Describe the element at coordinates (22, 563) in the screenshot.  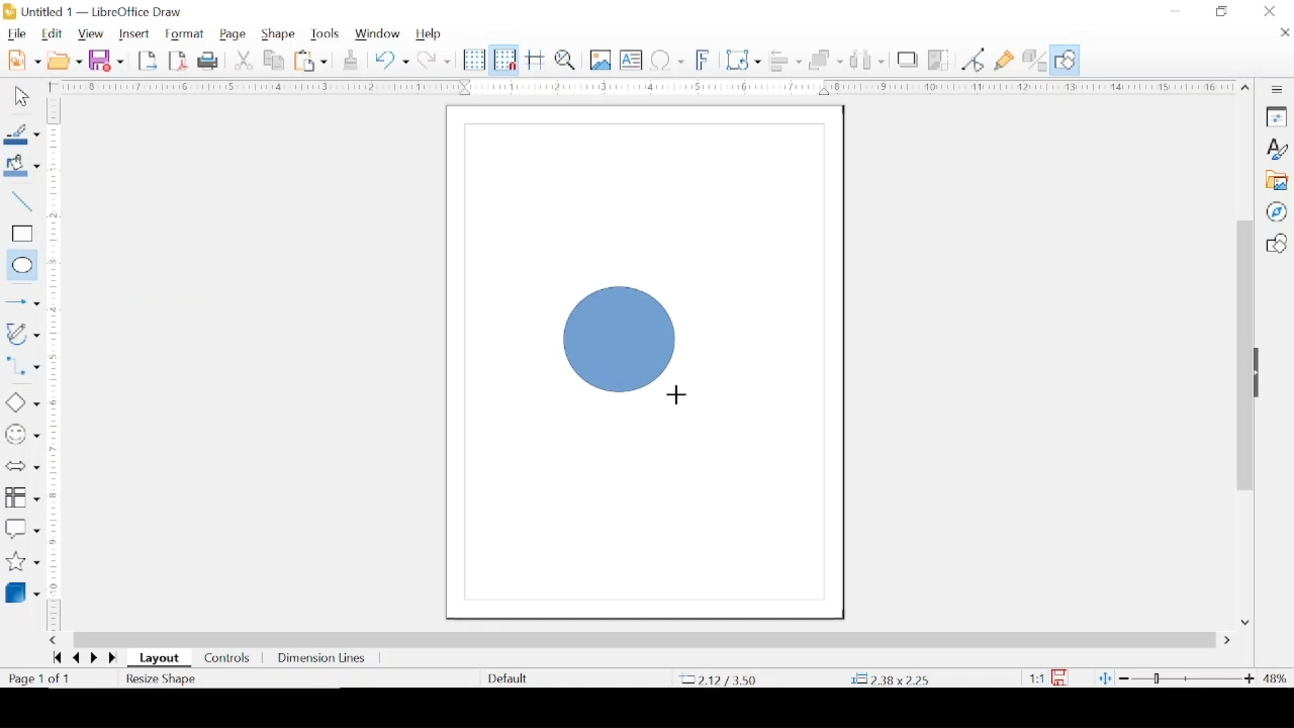
I see `stars and banners` at that location.